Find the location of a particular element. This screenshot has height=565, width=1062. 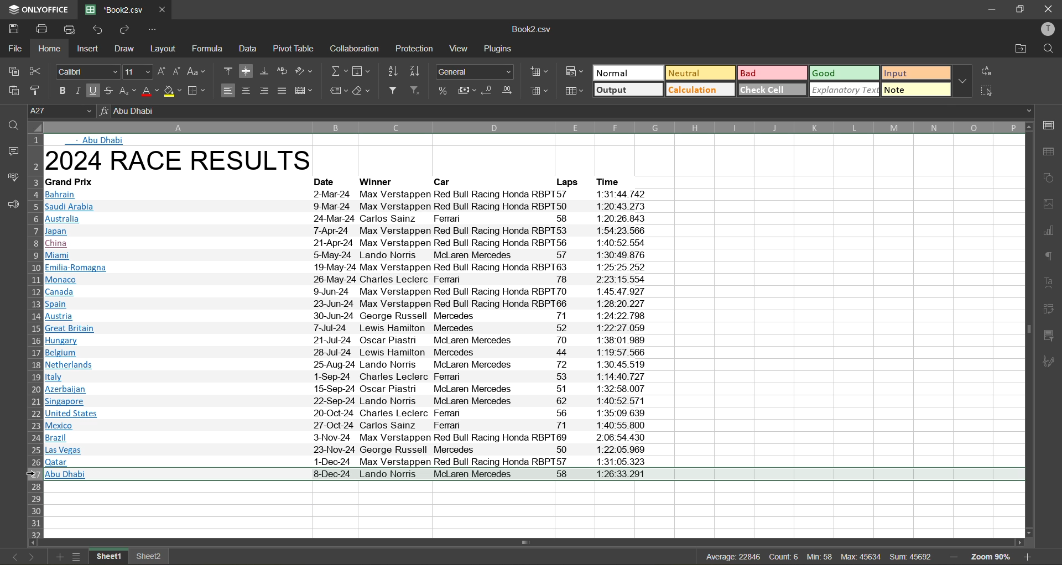

replace is located at coordinates (988, 71).